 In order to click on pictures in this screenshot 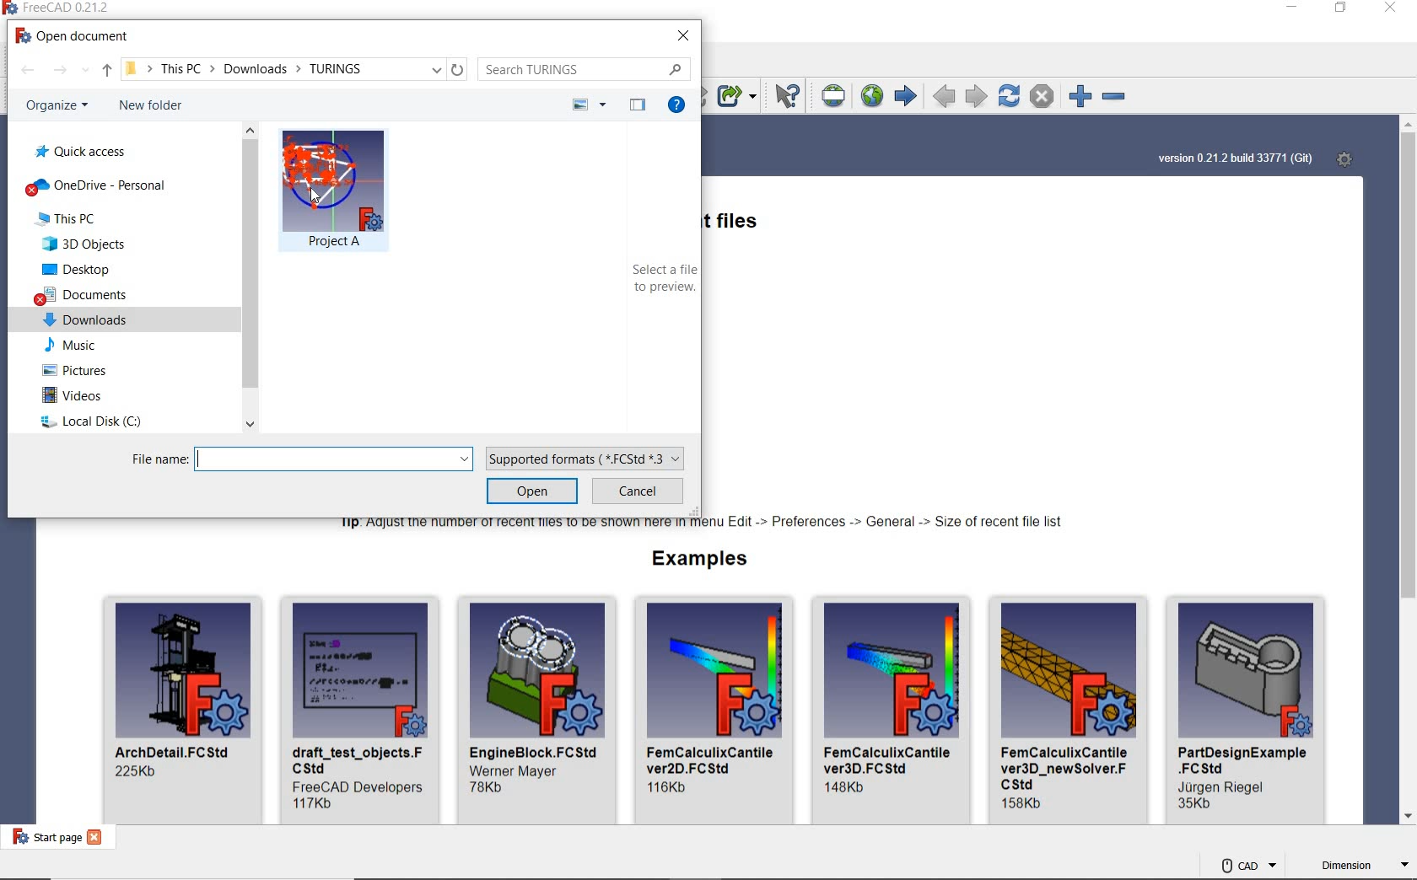, I will do `click(77, 369)`.